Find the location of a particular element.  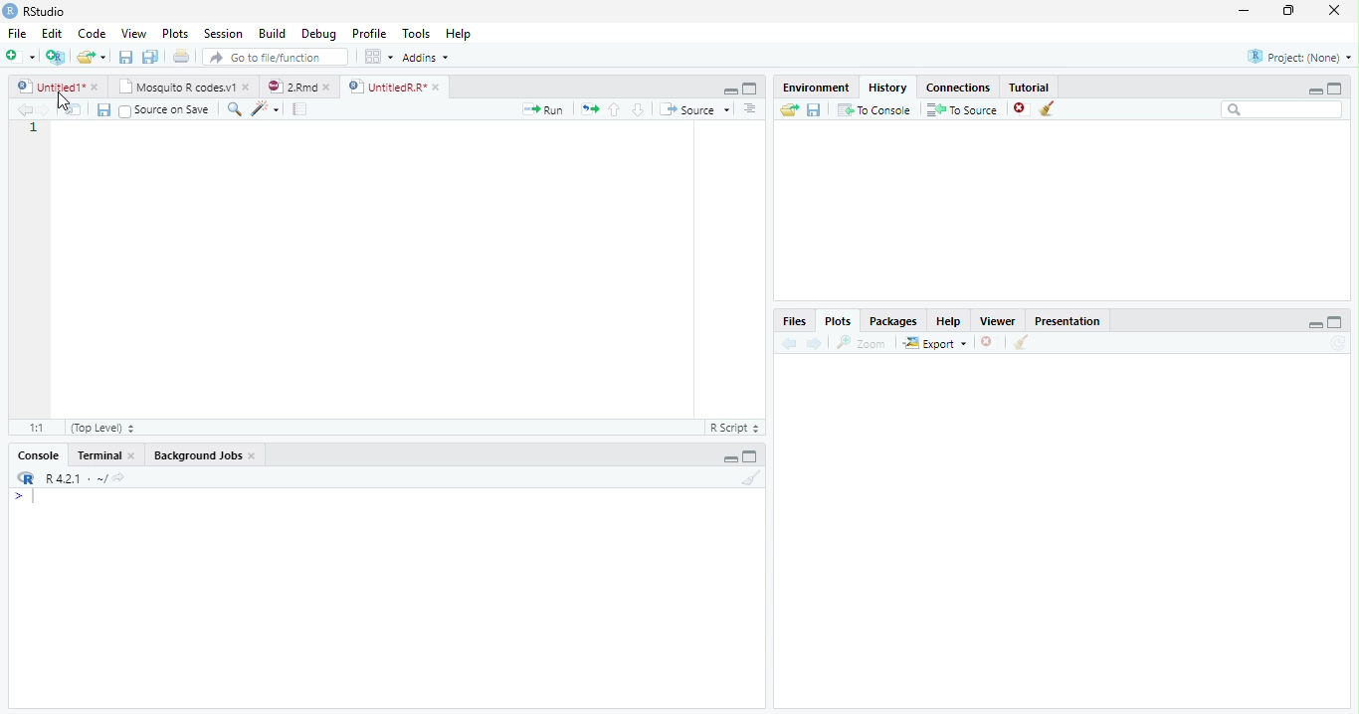

RStudio is located at coordinates (35, 12).